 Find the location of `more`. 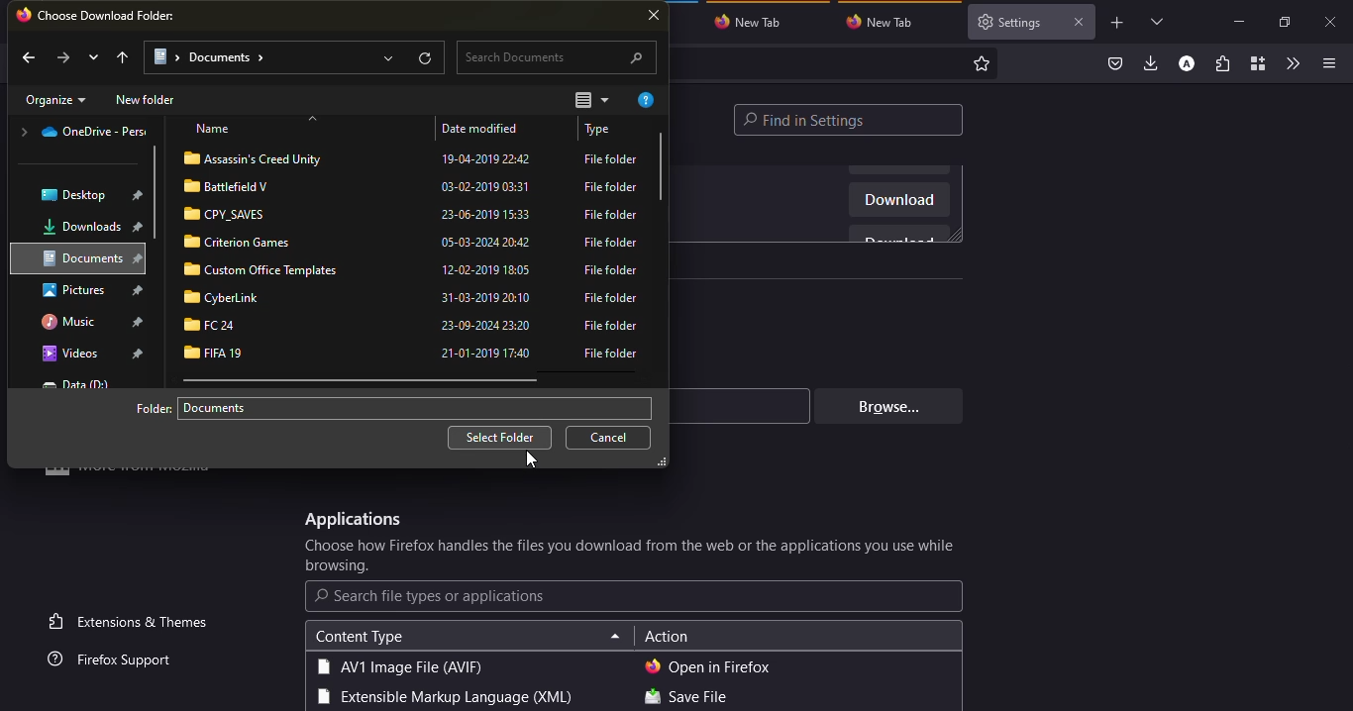

more is located at coordinates (93, 57).